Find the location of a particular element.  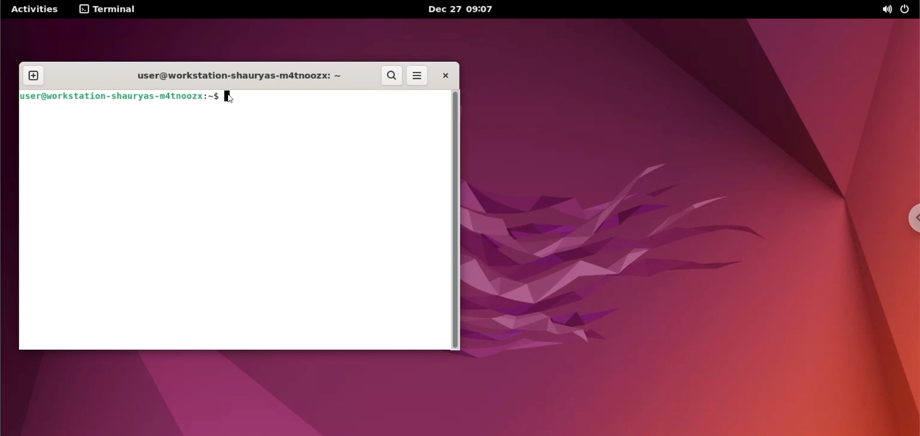

scrollbar is located at coordinates (457, 220).